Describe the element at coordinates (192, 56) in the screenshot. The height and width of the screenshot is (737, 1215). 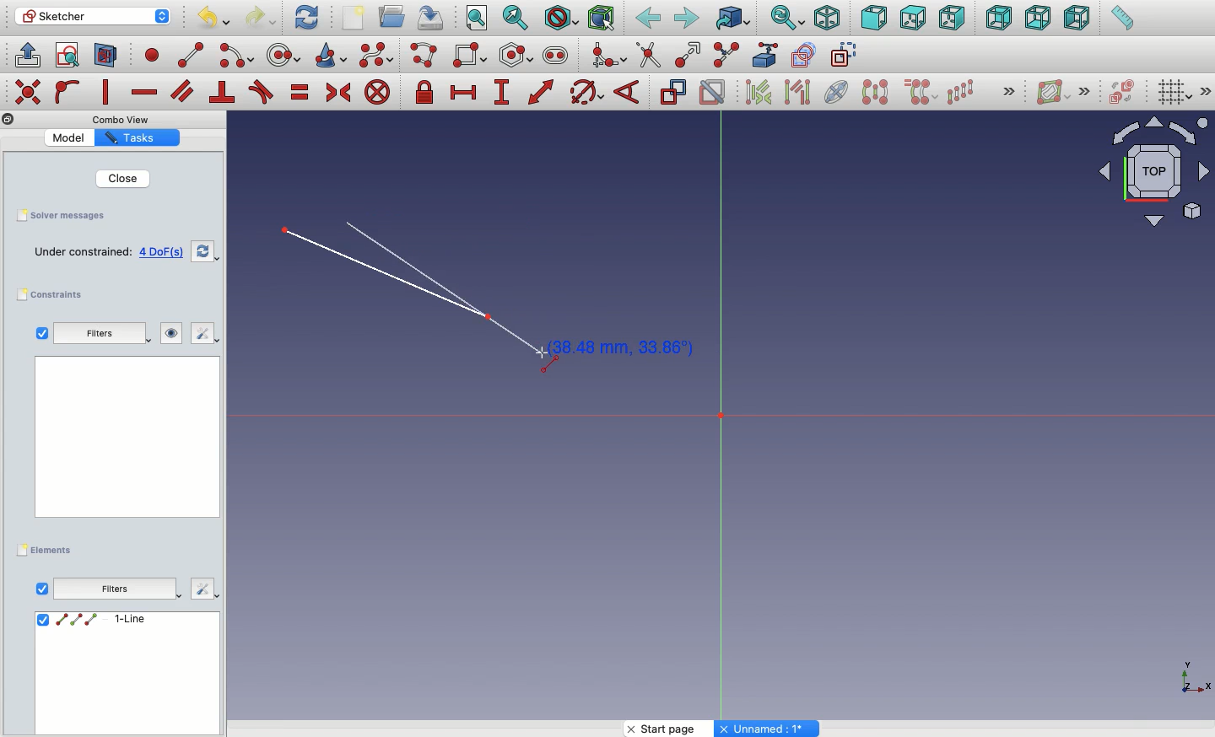
I see `line` at that location.